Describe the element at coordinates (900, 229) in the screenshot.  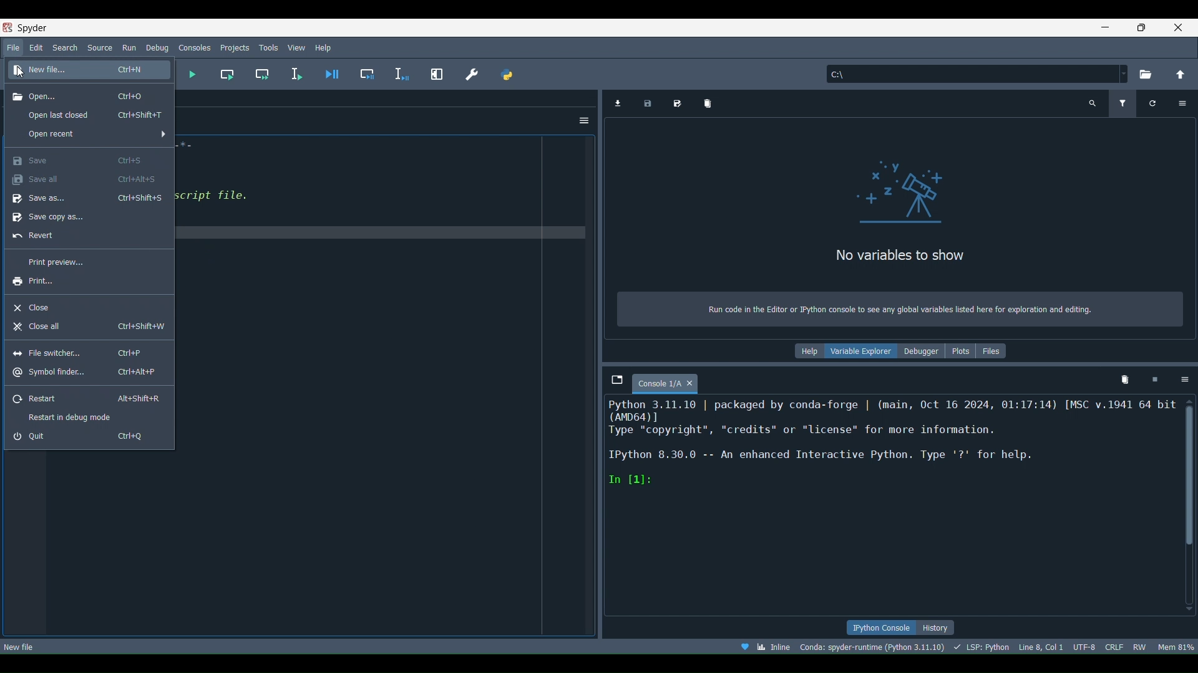
I see `Text` at that location.